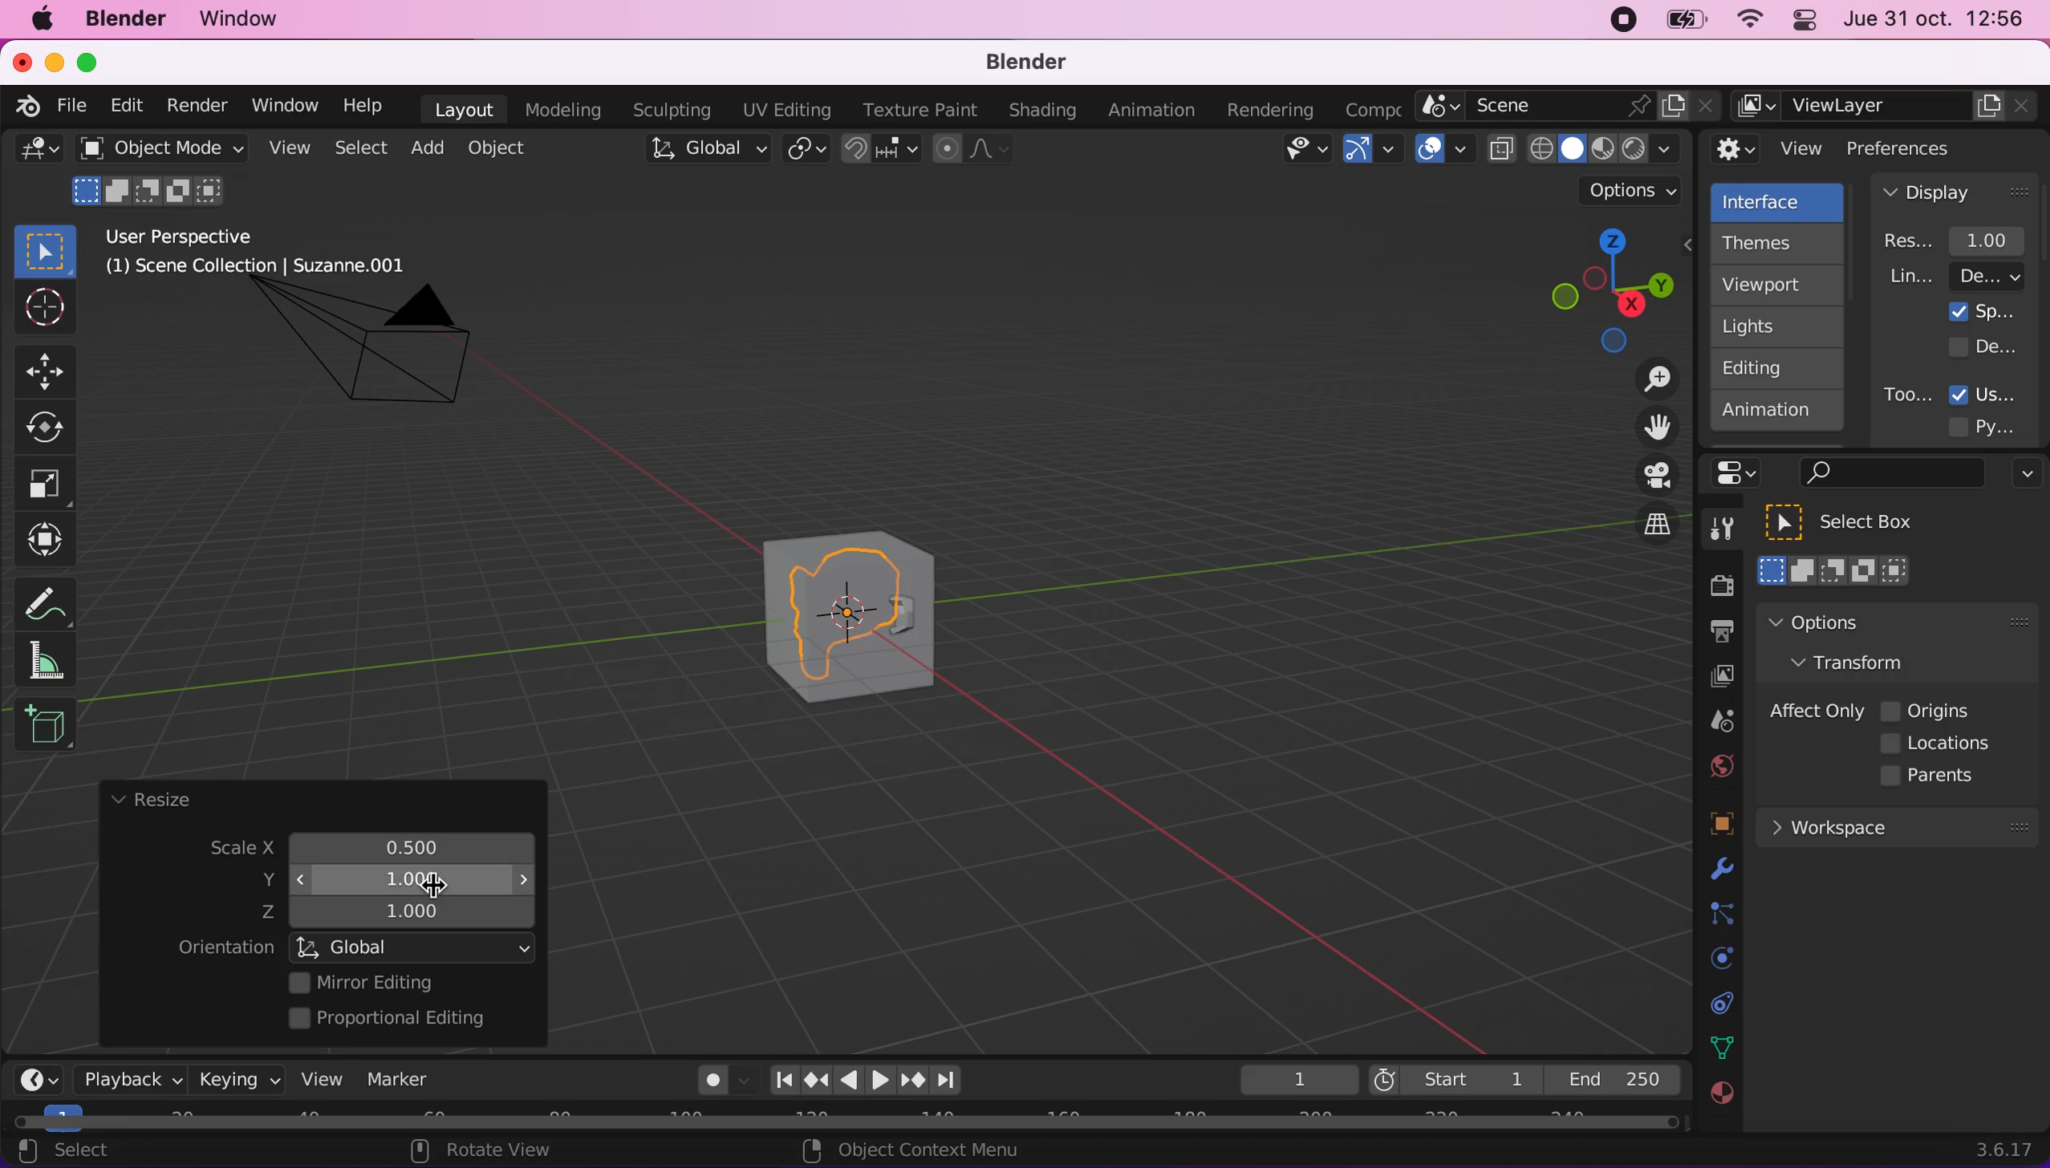  I want to click on lights, so click(1781, 327).